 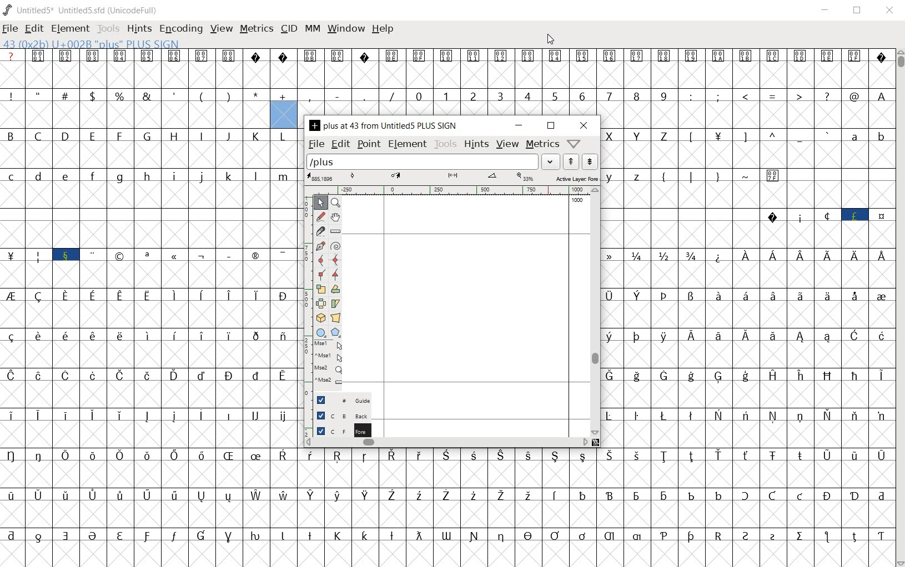 What do you see at coordinates (664, 468) in the screenshot?
I see `` at bounding box center [664, 468].